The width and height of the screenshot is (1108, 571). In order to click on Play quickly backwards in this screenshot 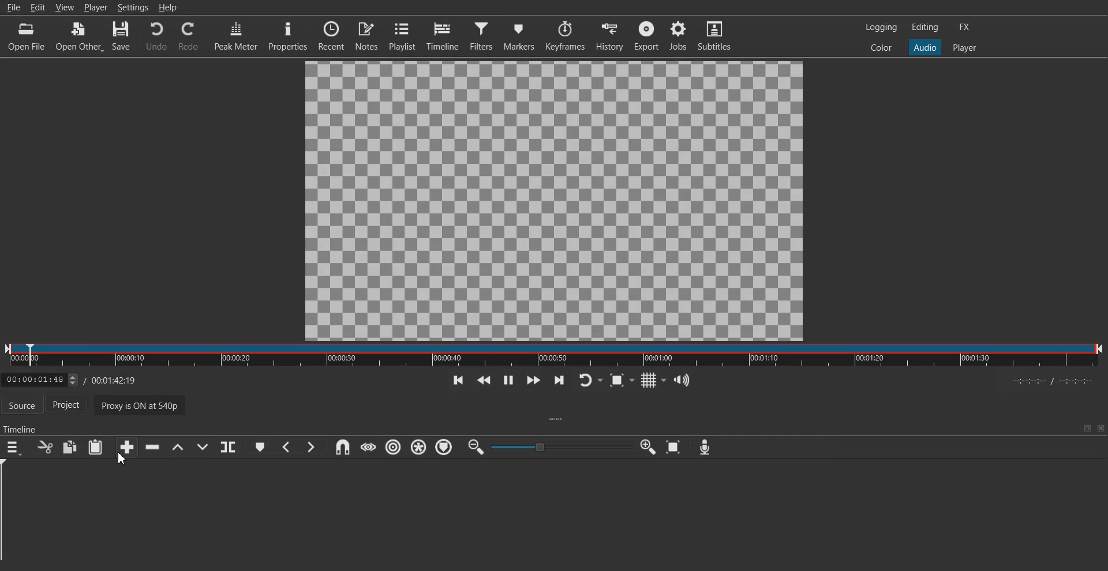, I will do `click(483, 380)`.